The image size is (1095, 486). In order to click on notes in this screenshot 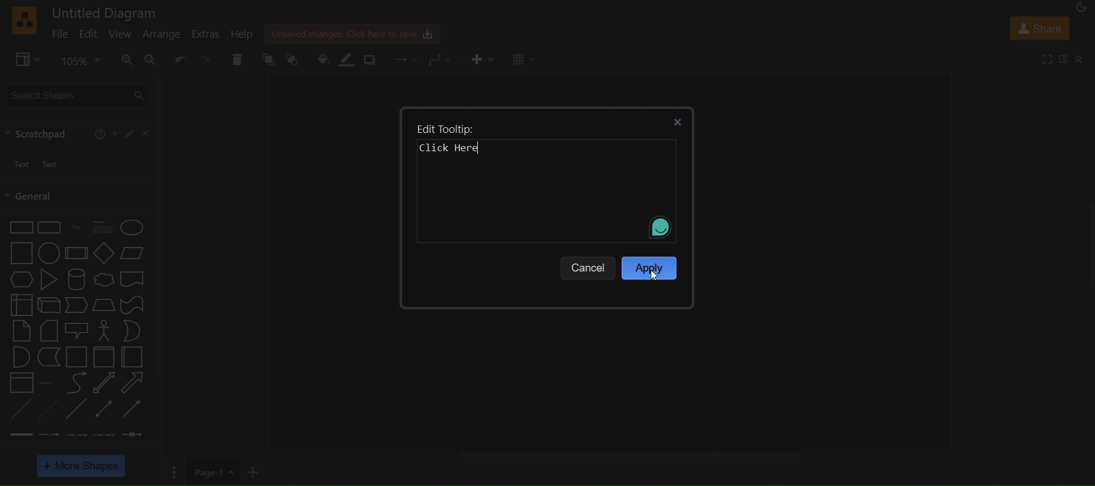, I will do `click(21, 330)`.